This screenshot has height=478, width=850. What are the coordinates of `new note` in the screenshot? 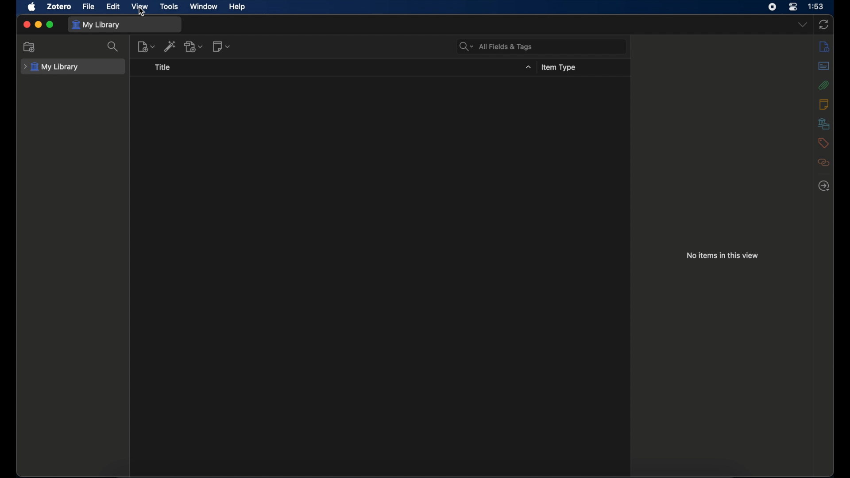 It's located at (221, 46).